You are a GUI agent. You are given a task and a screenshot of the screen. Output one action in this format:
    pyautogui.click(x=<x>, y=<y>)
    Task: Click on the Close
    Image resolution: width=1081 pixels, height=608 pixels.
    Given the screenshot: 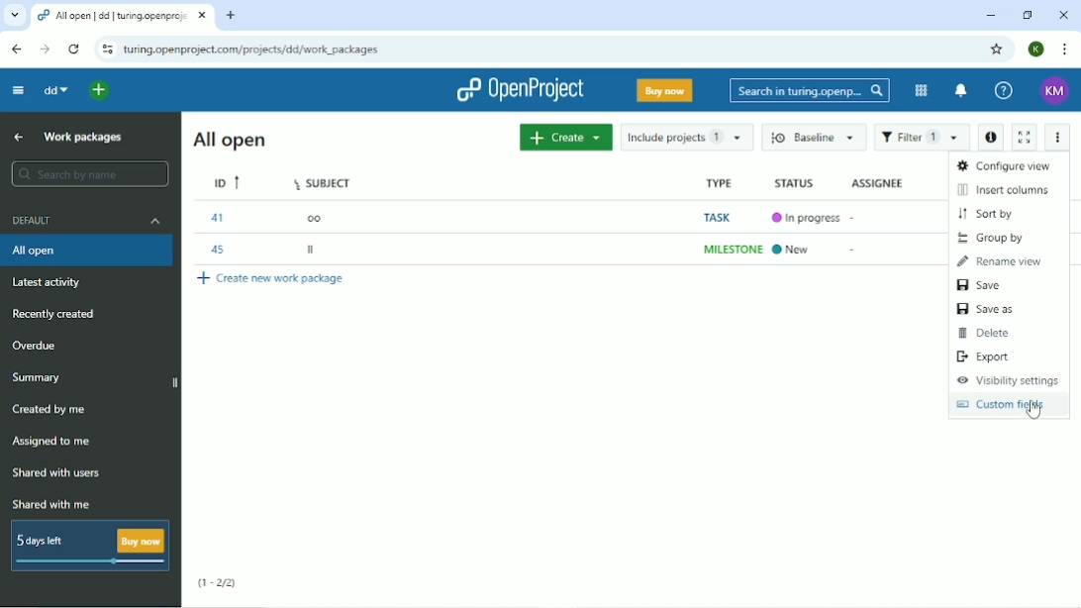 What is the action you would take?
    pyautogui.click(x=1065, y=15)
    